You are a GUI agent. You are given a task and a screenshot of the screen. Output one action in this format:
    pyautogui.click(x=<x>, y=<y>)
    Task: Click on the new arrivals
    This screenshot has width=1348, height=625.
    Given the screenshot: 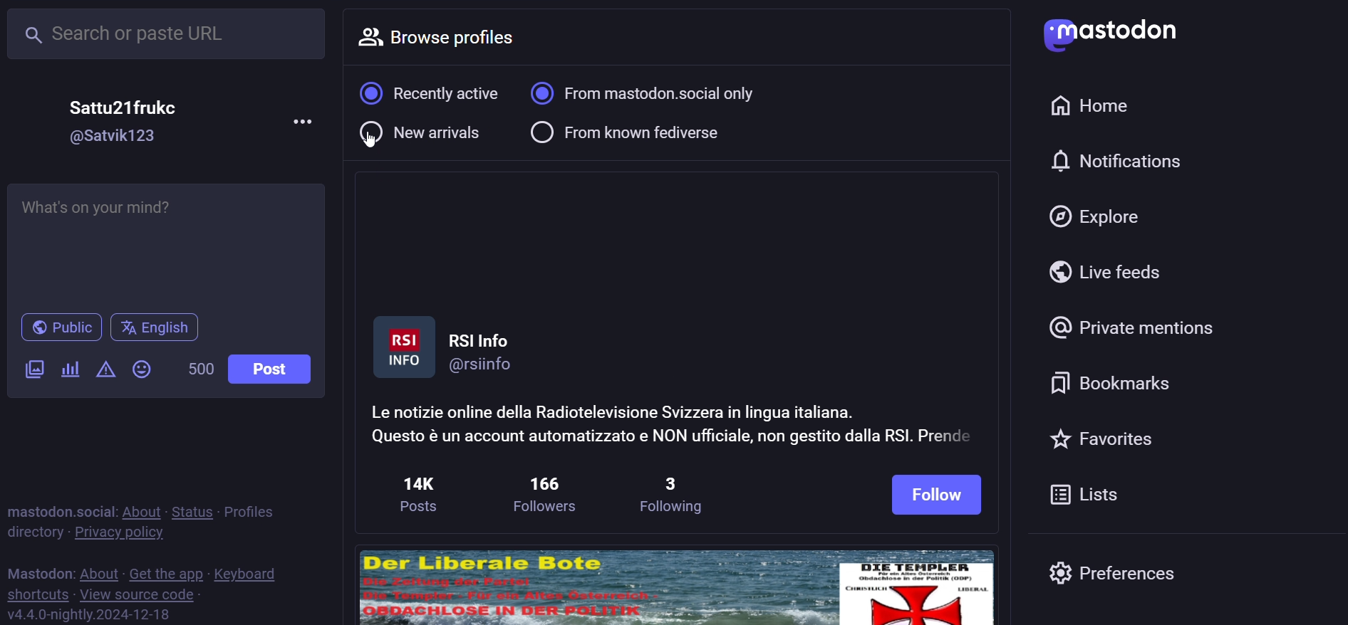 What is the action you would take?
    pyautogui.click(x=420, y=134)
    